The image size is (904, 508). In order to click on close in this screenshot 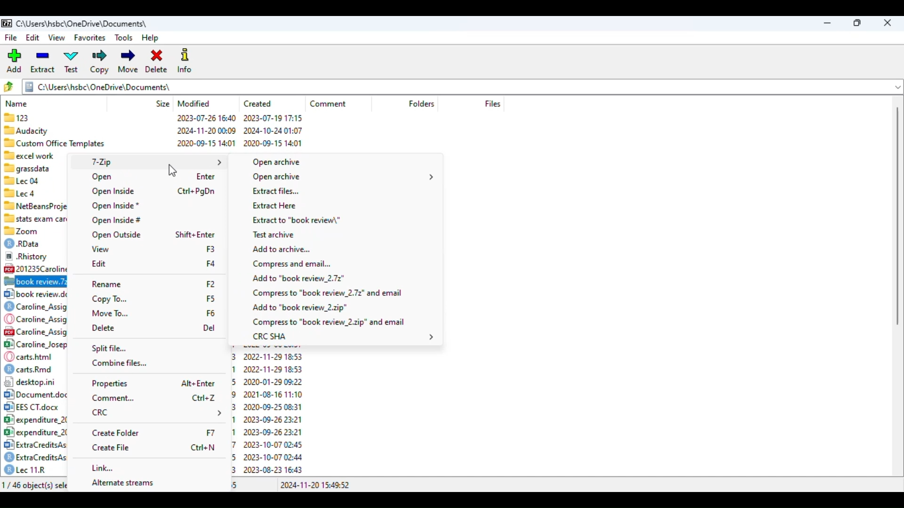, I will do `click(888, 23)`.